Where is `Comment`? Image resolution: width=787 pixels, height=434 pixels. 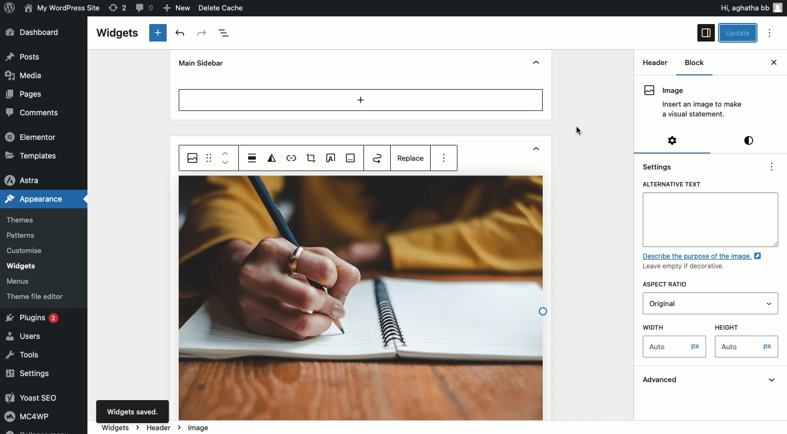 Comment is located at coordinates (143, 7).